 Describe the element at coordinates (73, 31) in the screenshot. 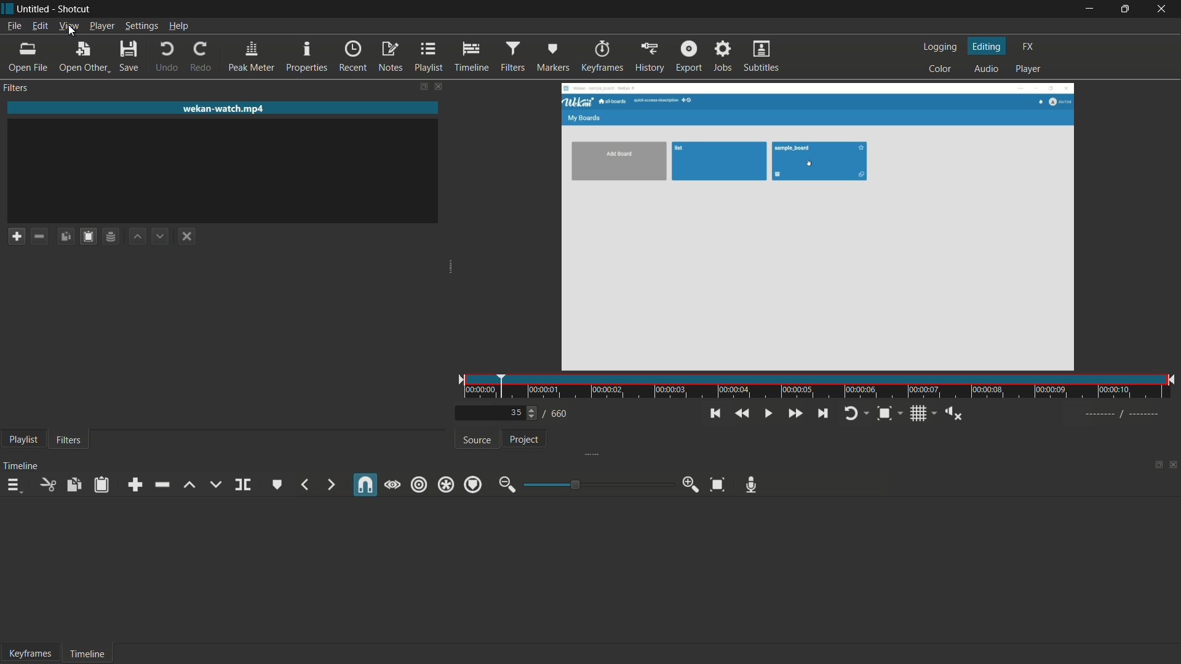

I see `Cursor` at that location.